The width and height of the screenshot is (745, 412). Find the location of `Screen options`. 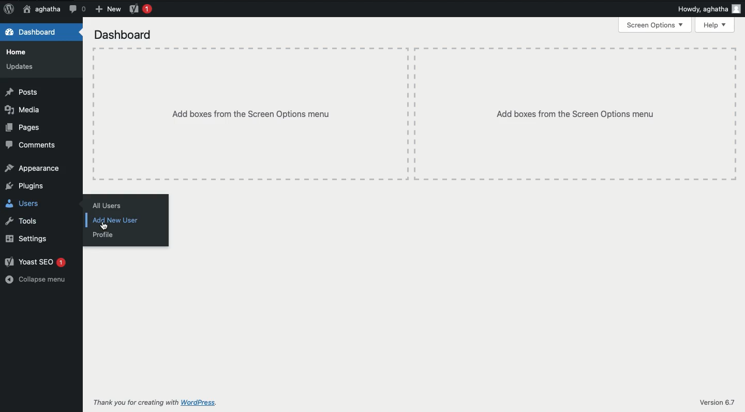

Screen options is located at coordinates (655, 25).